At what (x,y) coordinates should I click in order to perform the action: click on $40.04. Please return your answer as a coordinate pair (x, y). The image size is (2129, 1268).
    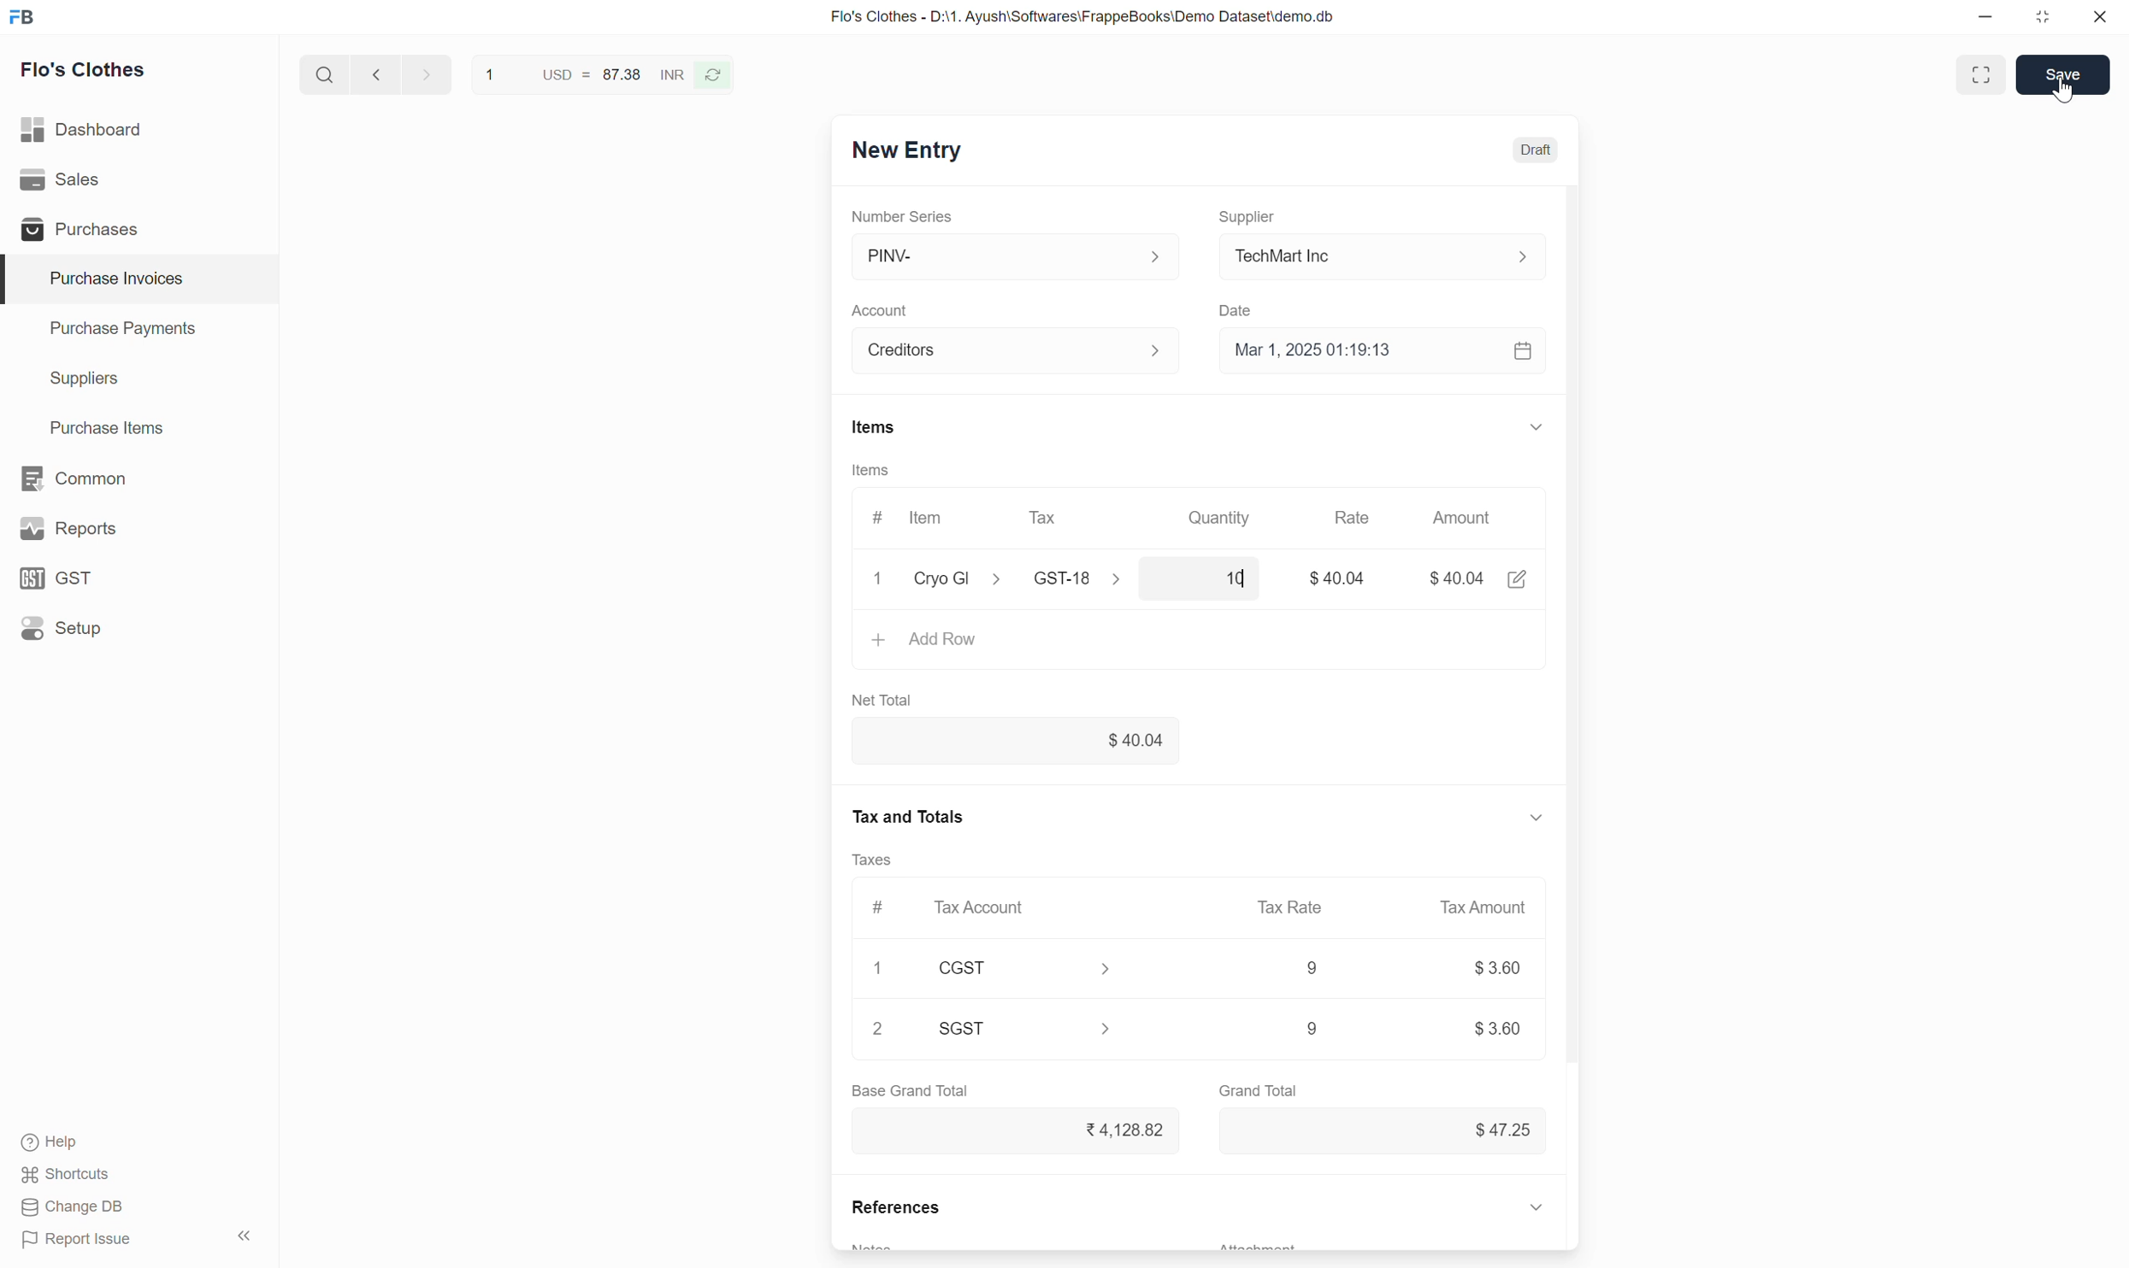
    Looking at the image, I should click on (1343, 578).